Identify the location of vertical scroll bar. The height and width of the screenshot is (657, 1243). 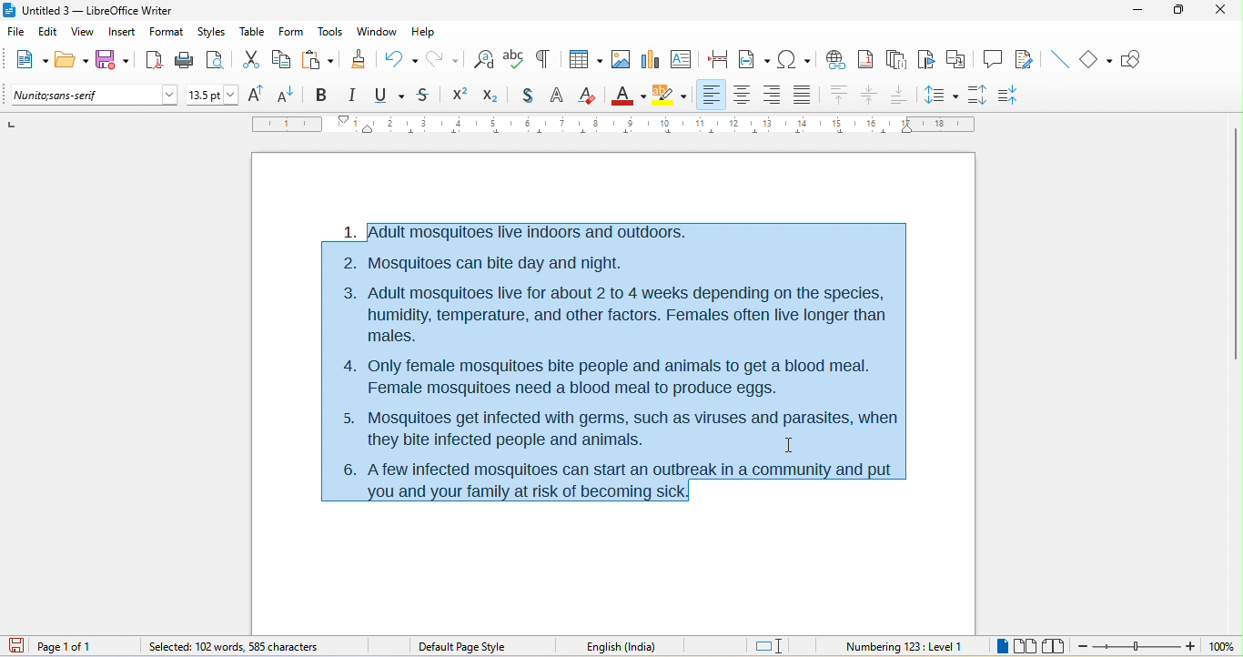
(1235, 242).